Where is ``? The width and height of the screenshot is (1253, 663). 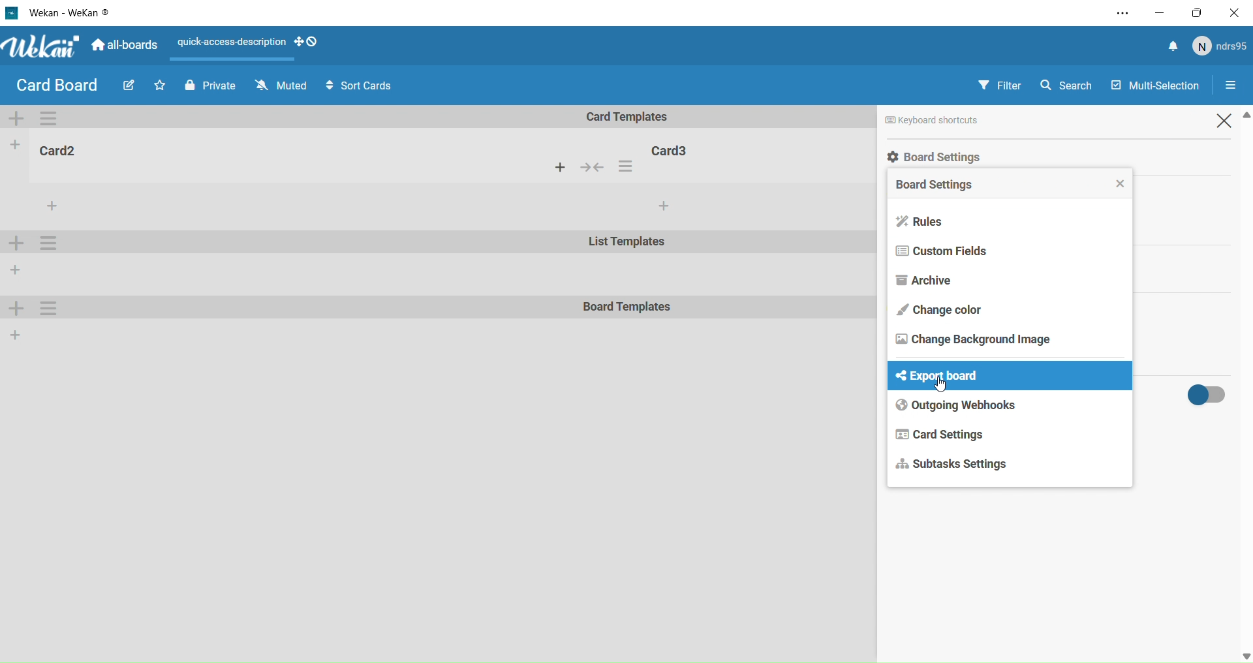
 is located at coordinates (47, 119).